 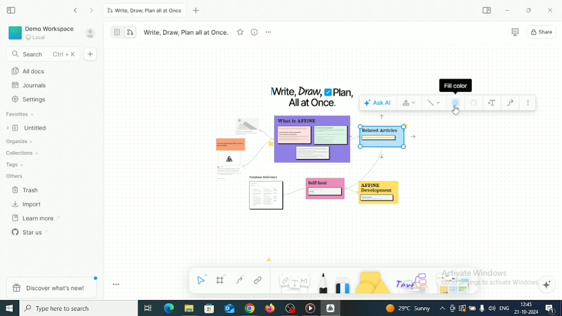 I want to click on Style, so click(x=434, y=103).